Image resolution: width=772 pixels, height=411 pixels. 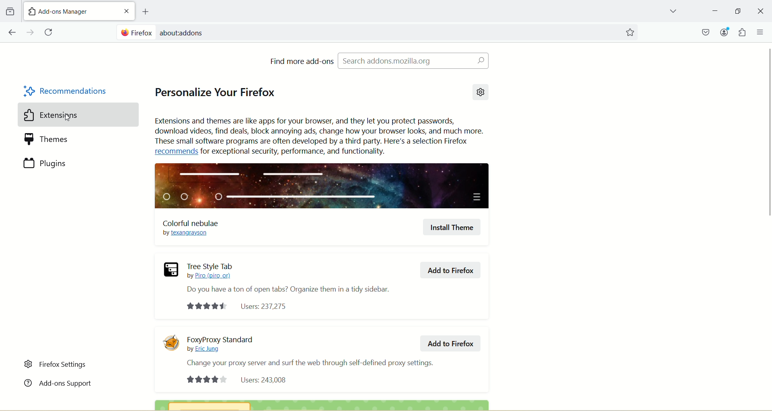 I want to click on More, so click(x=761, y=32).